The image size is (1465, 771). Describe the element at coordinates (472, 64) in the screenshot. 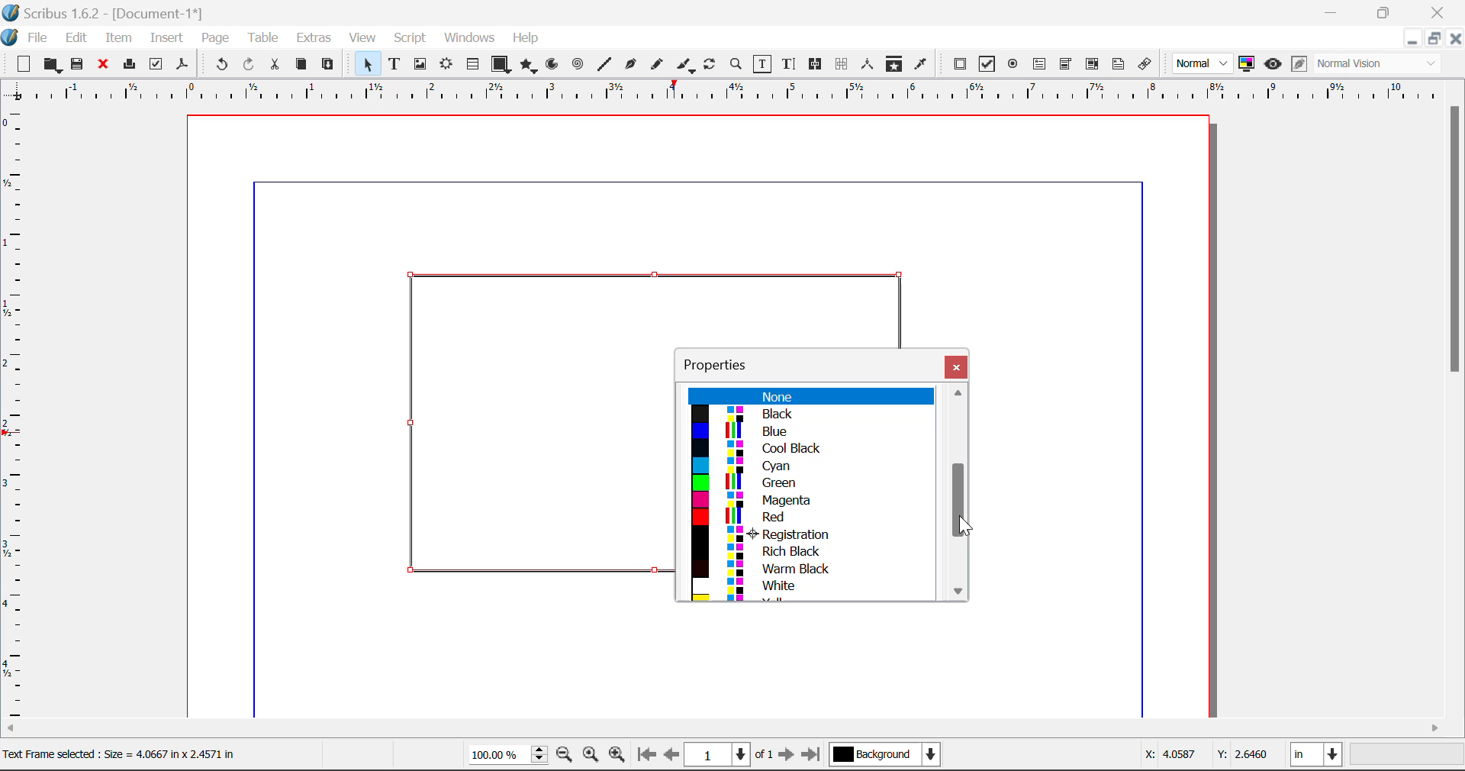

I see `Tables` at that location.